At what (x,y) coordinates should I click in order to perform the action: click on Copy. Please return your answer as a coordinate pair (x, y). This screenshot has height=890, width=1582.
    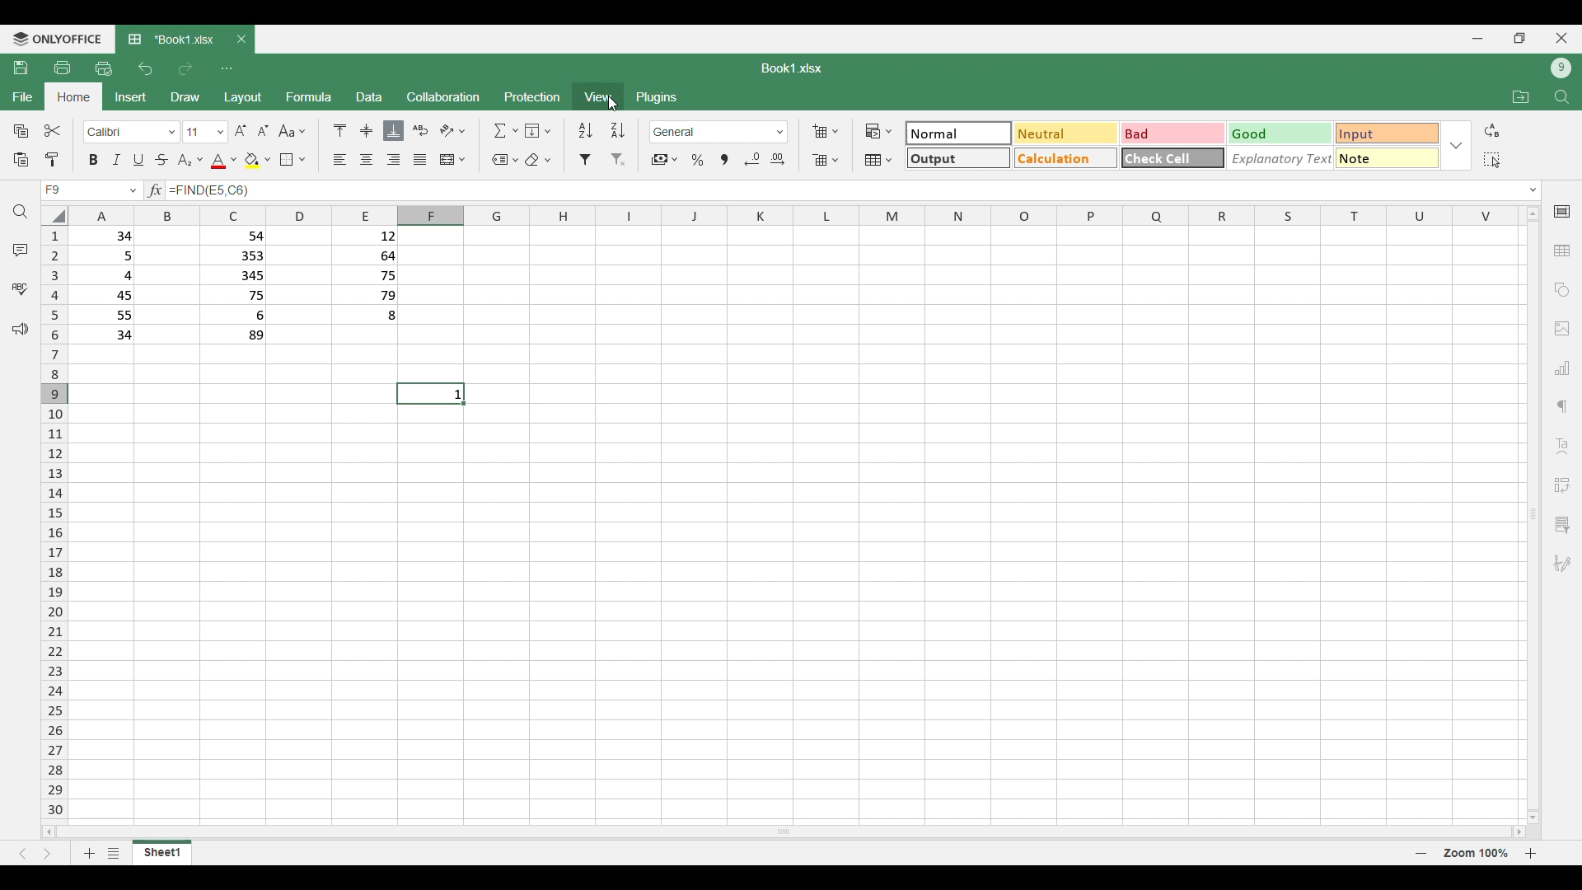
    Looking at the image, I should click on (21, 131).